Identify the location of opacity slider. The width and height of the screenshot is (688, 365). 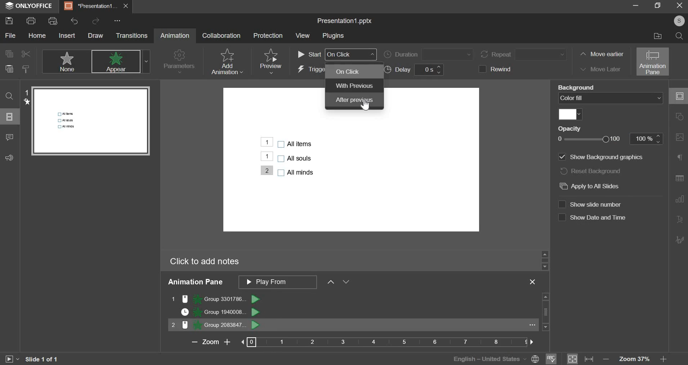
(607, 139).